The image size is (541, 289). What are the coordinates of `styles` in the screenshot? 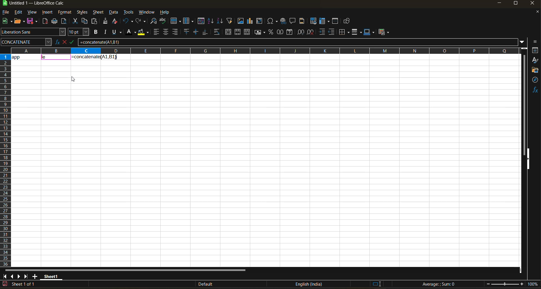 It's located at (81, 13).